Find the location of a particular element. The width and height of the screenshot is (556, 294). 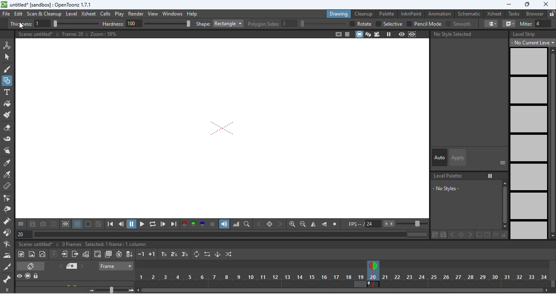

cells is located at coordinates (105, 13).